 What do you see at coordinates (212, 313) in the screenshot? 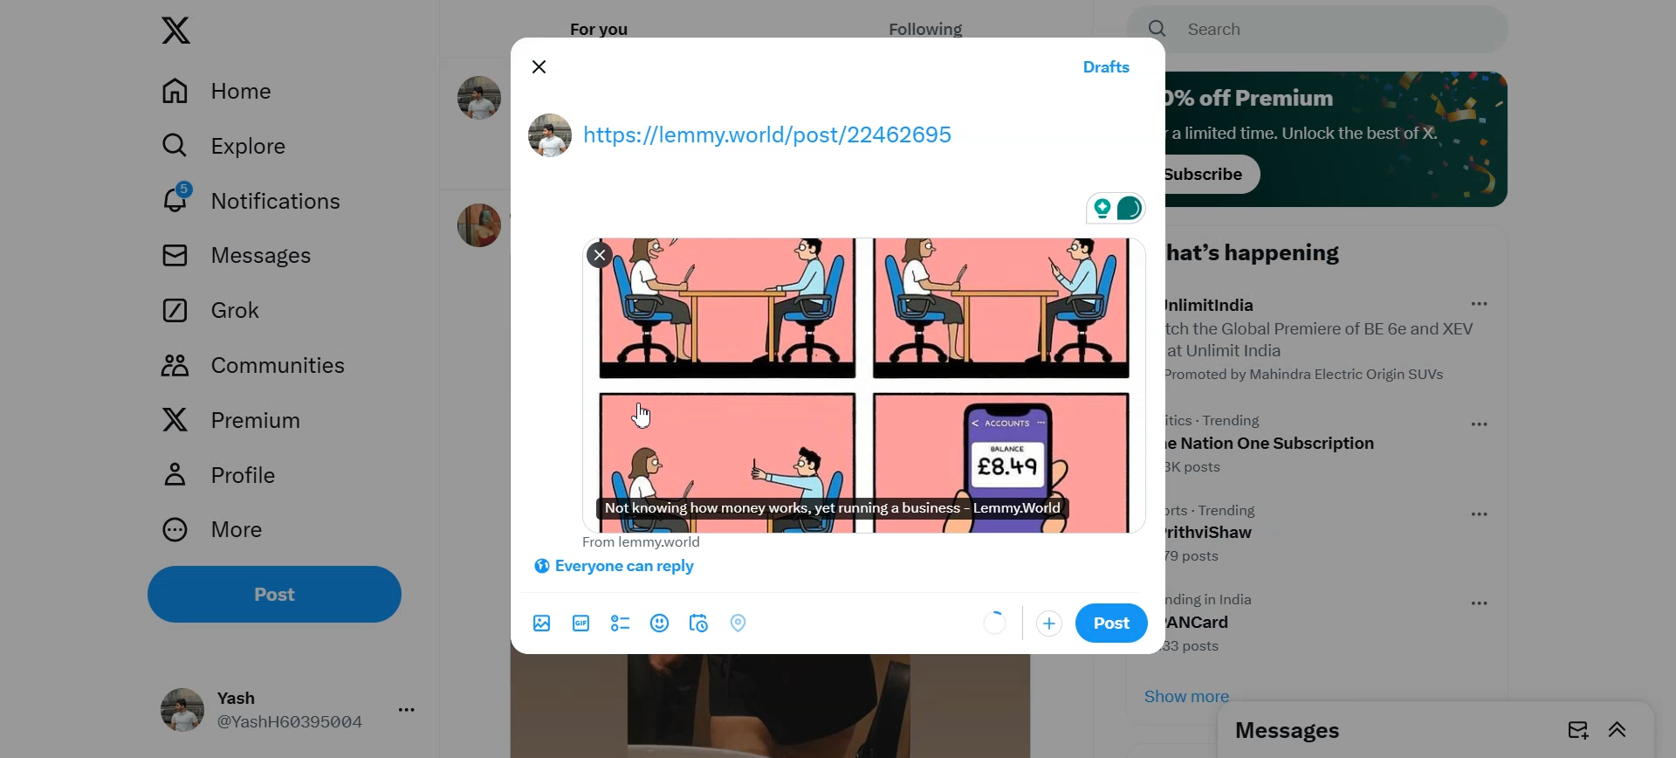
I see `grok` at bounding box center [212, 313].